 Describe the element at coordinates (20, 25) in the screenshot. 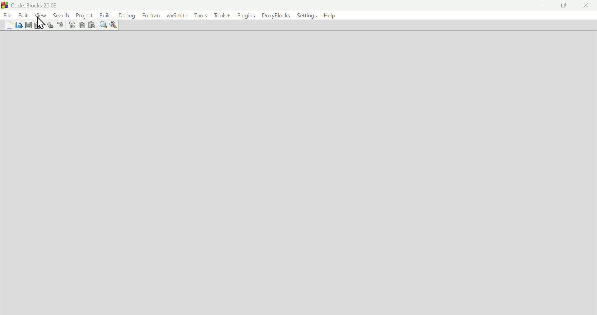

I see `Open file` at that location.